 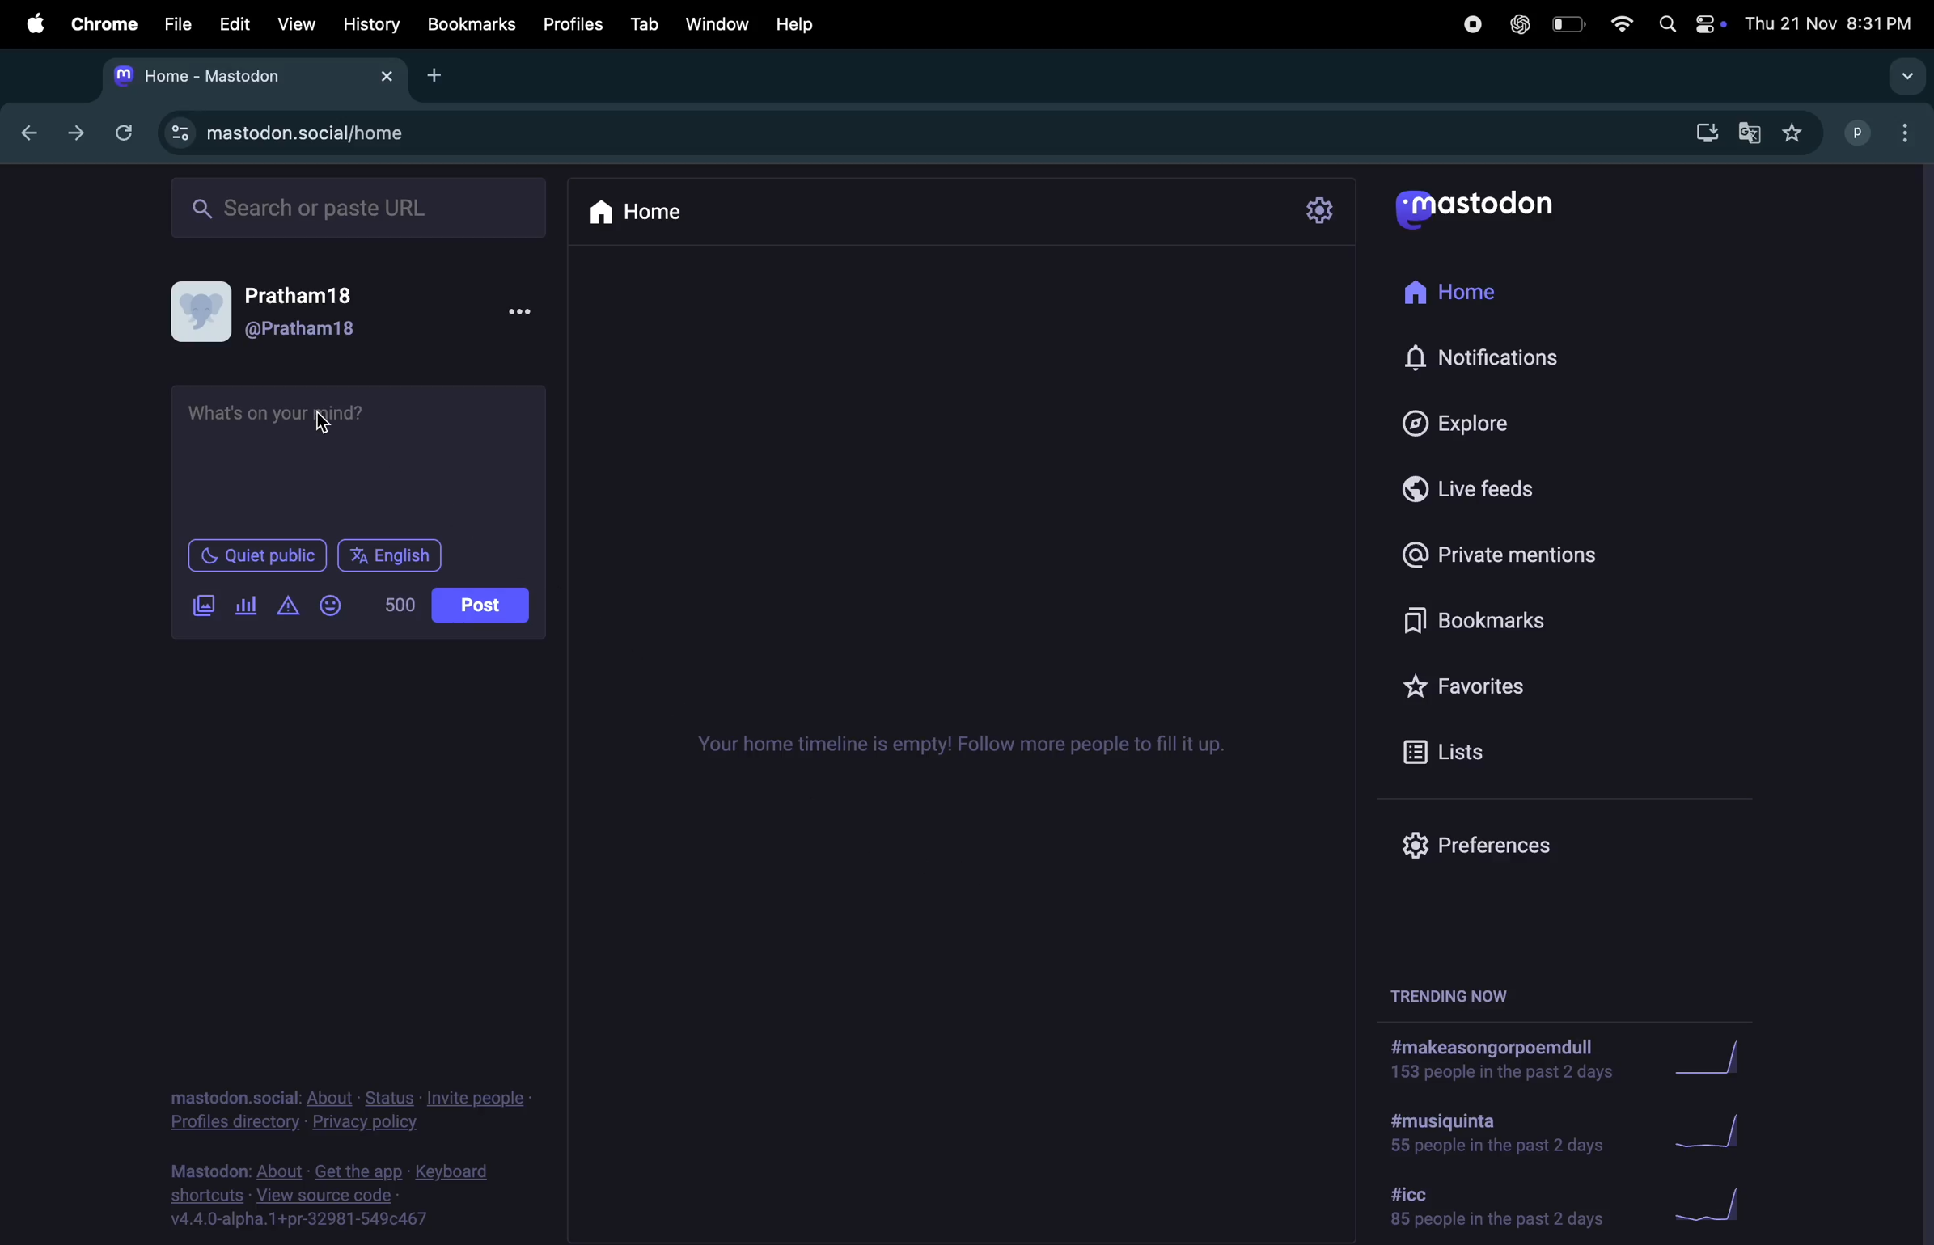 I want to click on searchbar, so click(x=361, y=209).